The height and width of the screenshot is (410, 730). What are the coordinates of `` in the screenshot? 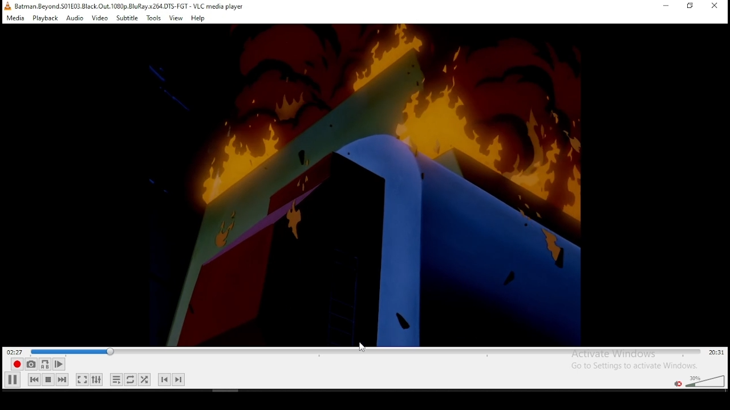 It's located at (368, 184).